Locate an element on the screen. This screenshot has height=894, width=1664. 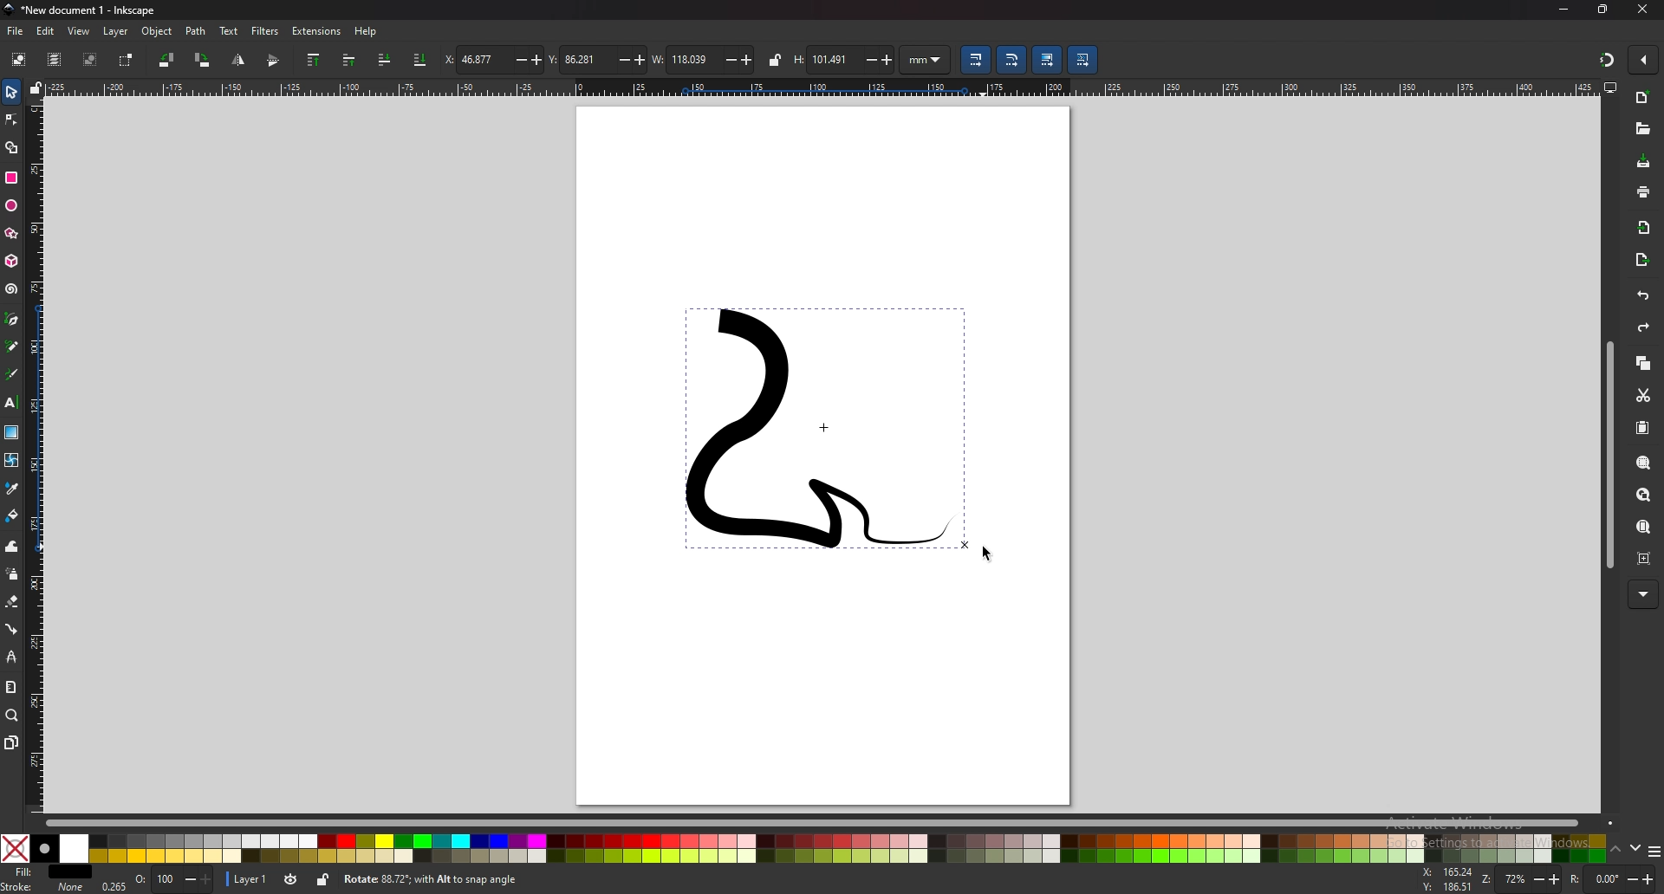
help is located at coordinates (366, 33).